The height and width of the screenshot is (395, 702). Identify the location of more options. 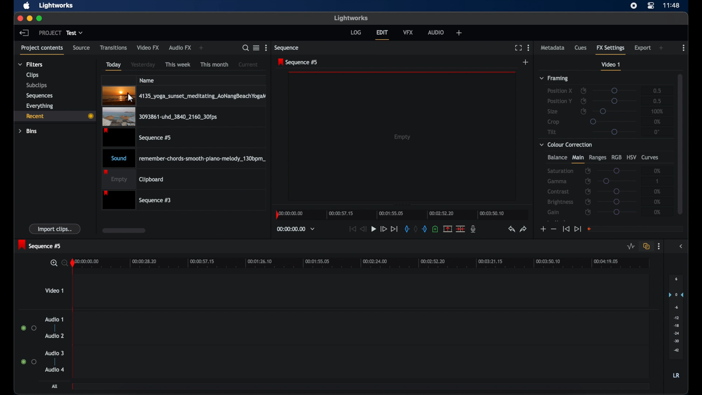
(659, 247).